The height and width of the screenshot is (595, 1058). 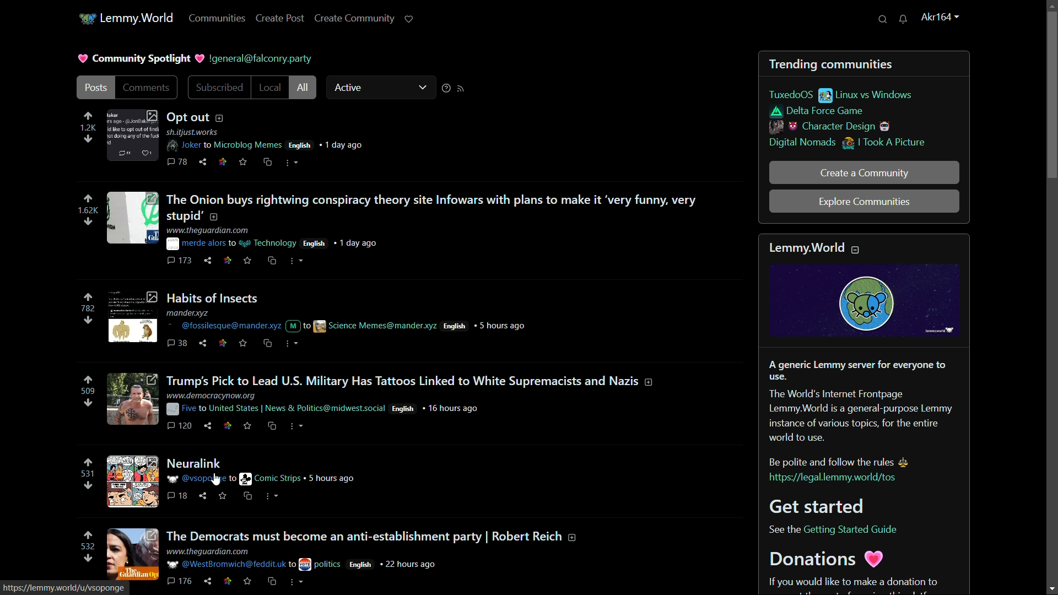 I want to click on number of votes, so click(x=85, y=212).